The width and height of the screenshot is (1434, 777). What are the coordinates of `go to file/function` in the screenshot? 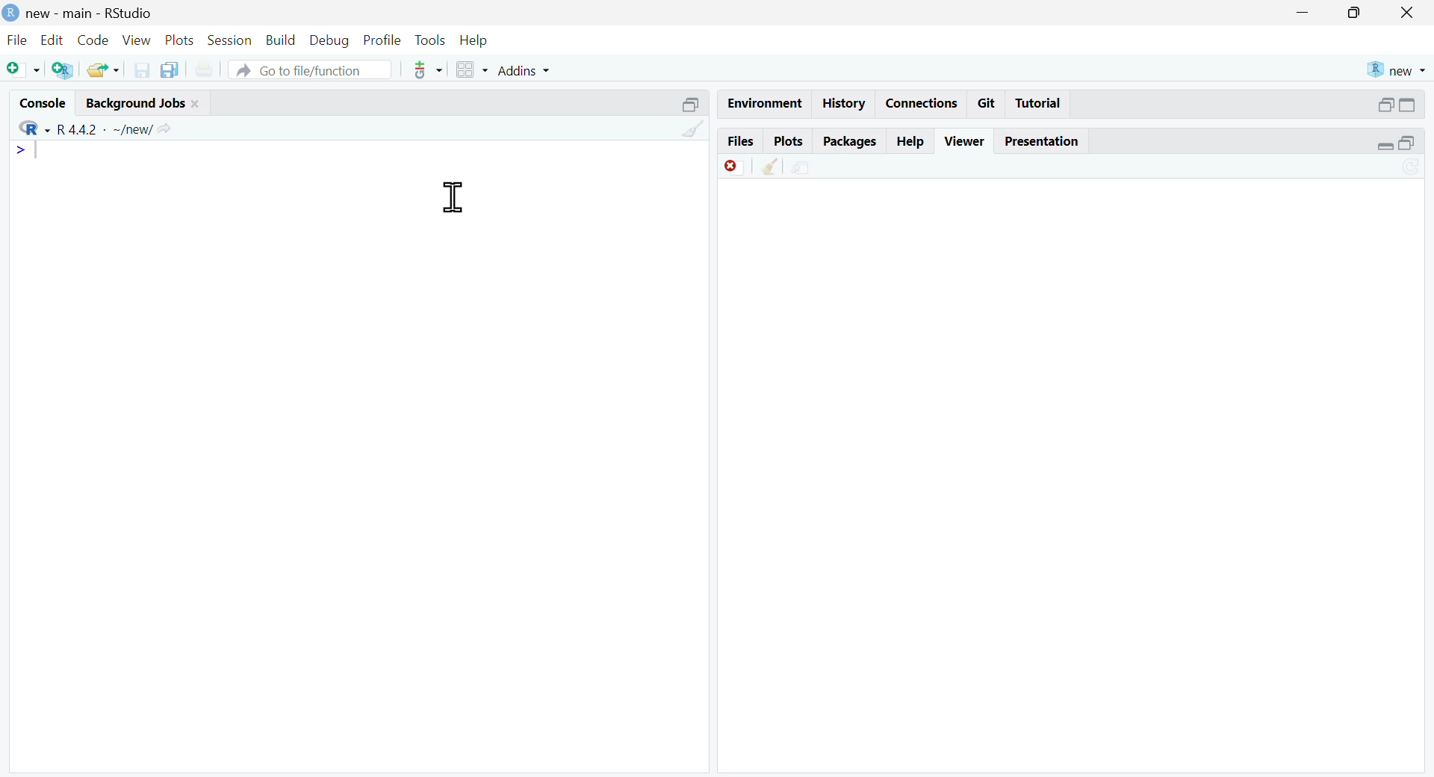 It's located at (309, 69).